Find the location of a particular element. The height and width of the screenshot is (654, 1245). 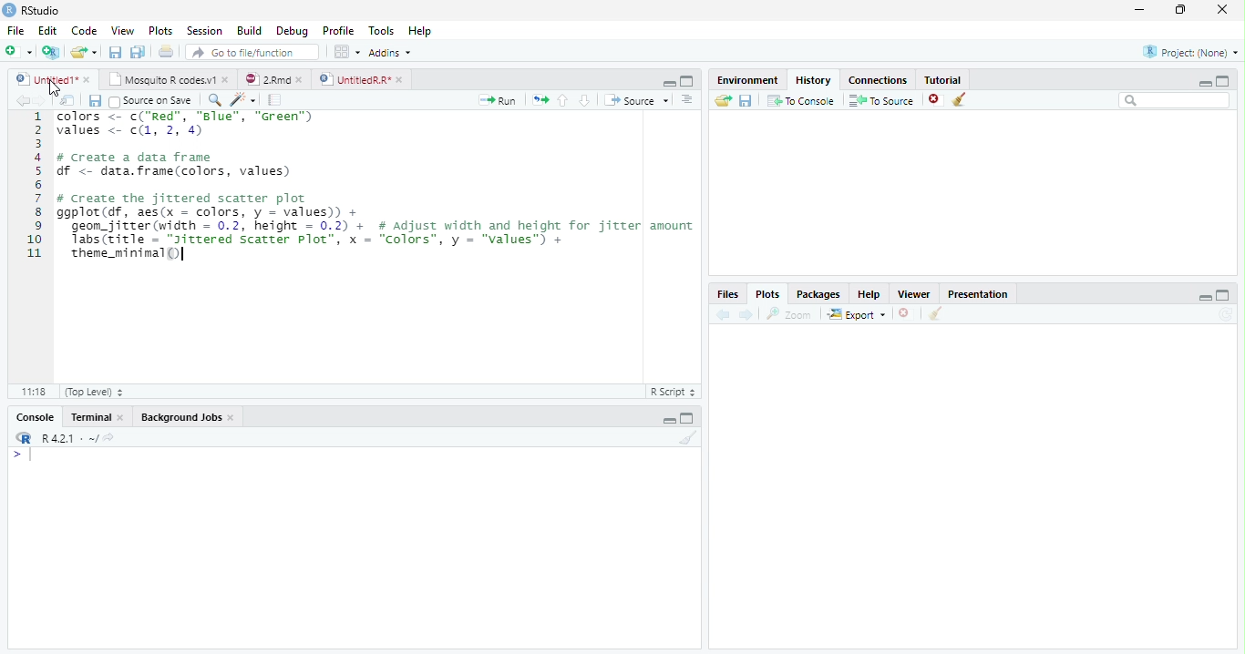

Clear all history entries is located at coordinates (962, 99).